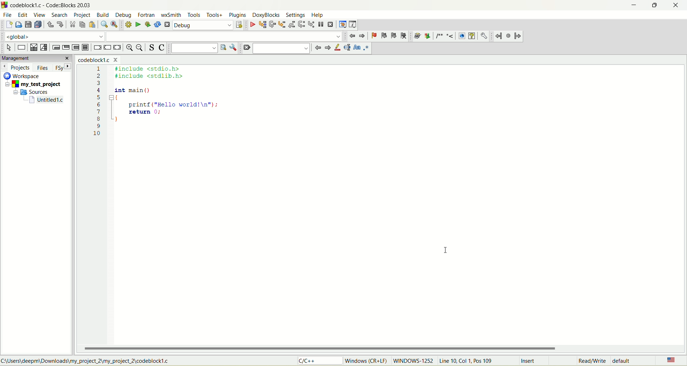 The image size is (687, 366). I want to click on horizontal scroll bar, so click(383, 348).